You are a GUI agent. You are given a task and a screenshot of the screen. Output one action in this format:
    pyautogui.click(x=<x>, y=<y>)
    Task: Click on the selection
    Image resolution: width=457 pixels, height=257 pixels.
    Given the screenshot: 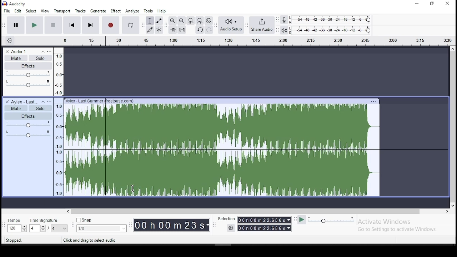 What is the action you would take?
    pyautogui.click(x=253, y=223)
    